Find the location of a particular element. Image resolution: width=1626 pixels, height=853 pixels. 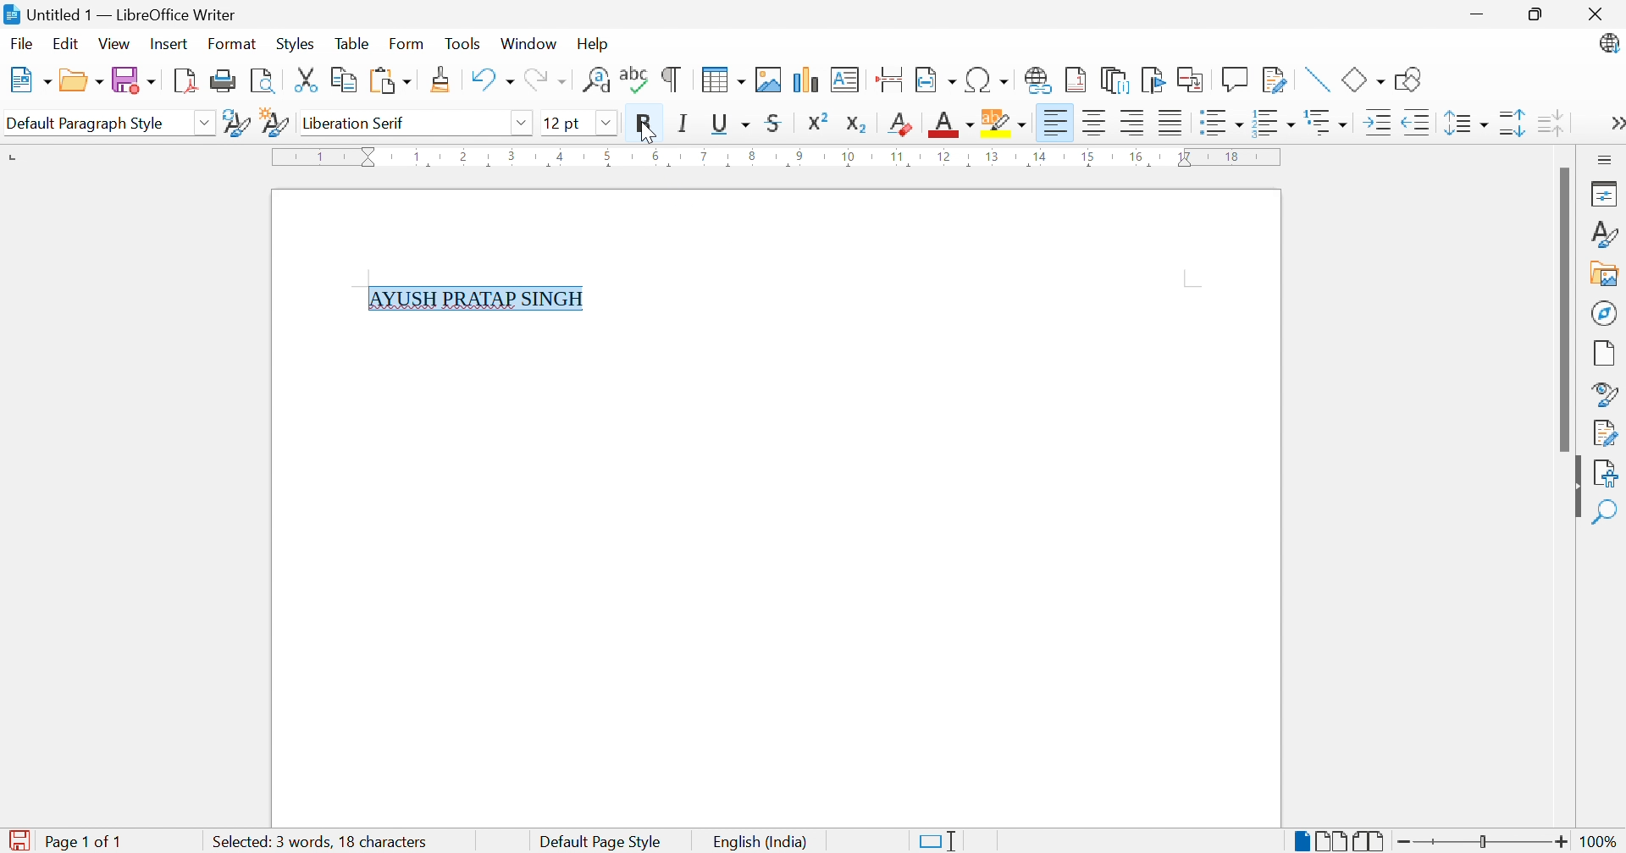

Zoom In is located at coordinates (1562, 840).